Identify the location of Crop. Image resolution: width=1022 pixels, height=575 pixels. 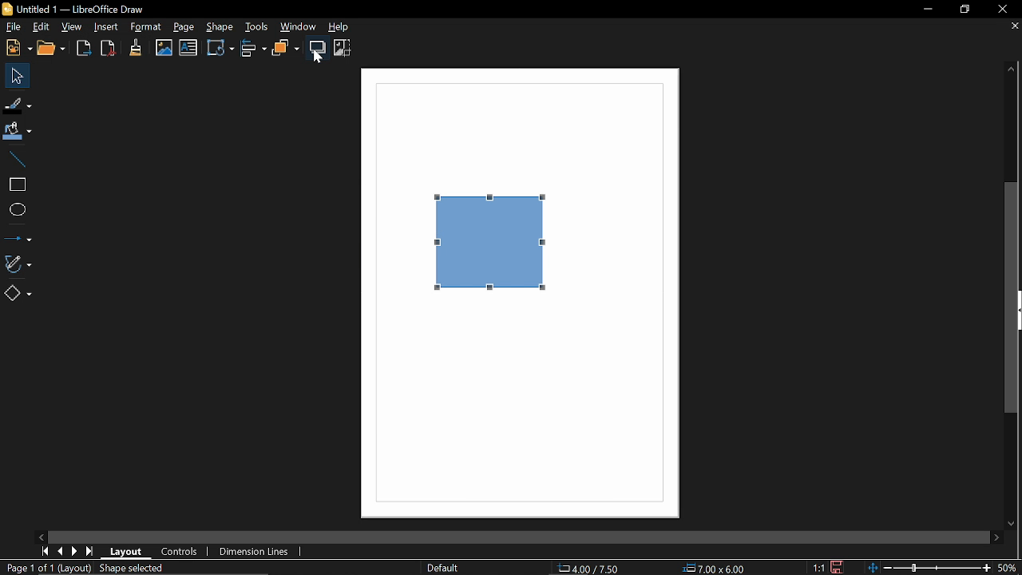
(343, 48).